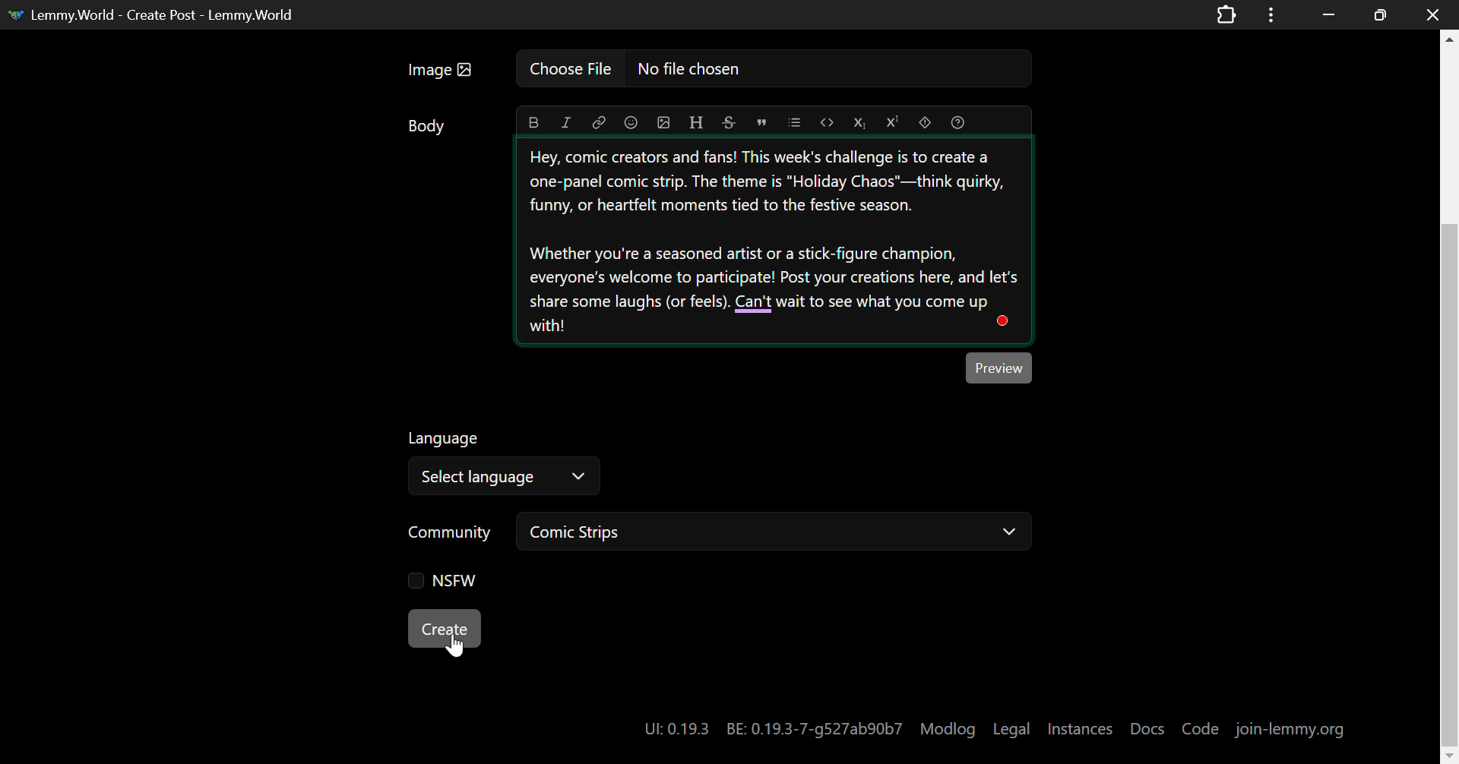 The image size is (1459, 764). What do you see at coordinates (771, 729) in the screenshot?
I see `UI:0.19.3 BE:0.19.3-7-g527ab90b7` at bounding box center [771, 729].